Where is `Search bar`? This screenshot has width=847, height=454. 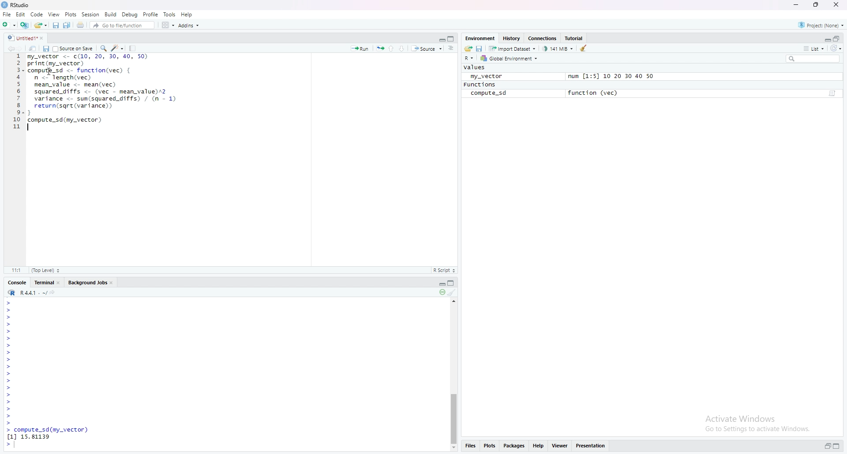 Search bar is located at coordinates (816, 58).